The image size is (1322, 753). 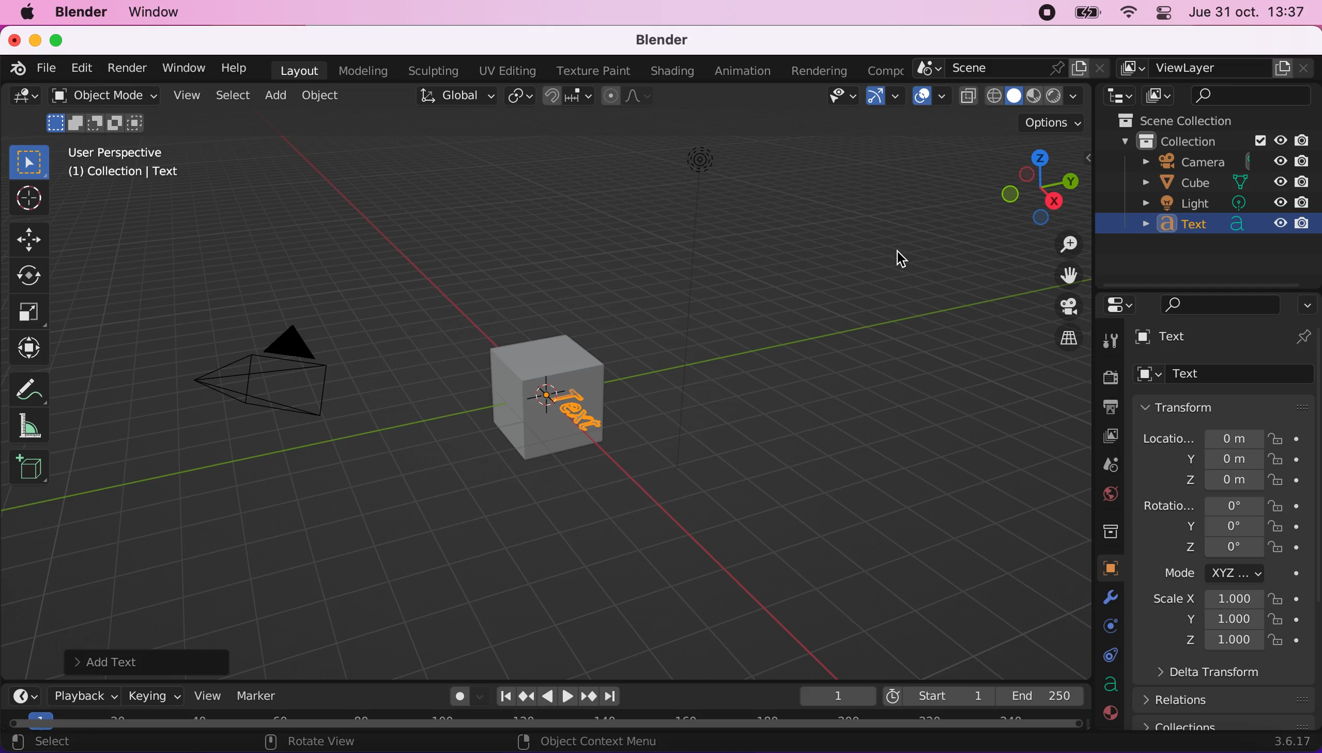 I want to click on 3.6.17, so click(x=1289, y=741).